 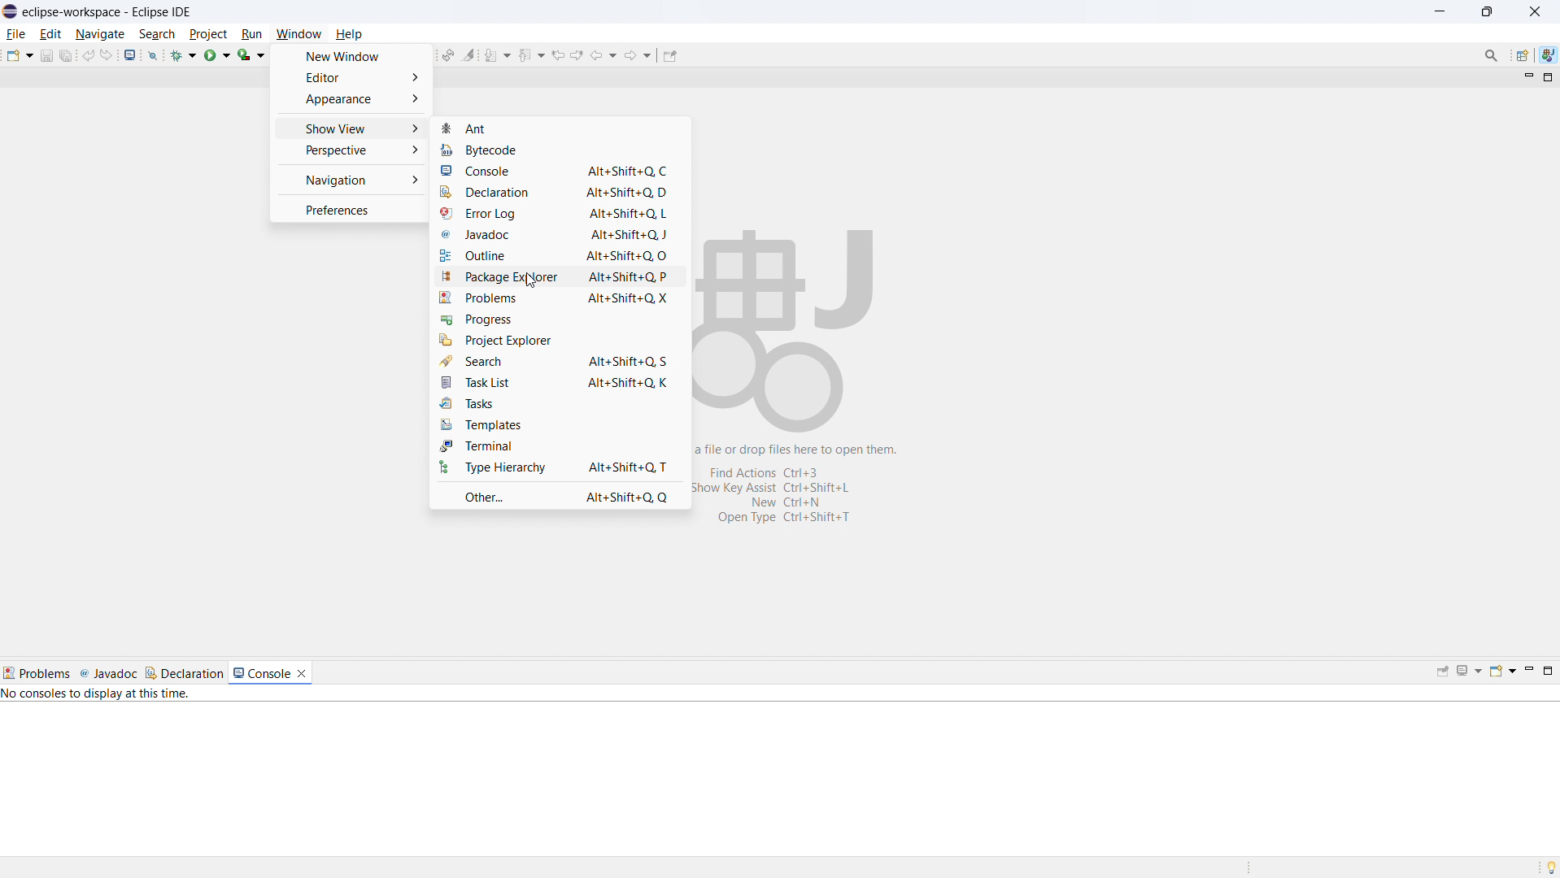 What do you see at coordinates (158, 34) in the screenshot?
I see `search` at bounding box center [158, 34].